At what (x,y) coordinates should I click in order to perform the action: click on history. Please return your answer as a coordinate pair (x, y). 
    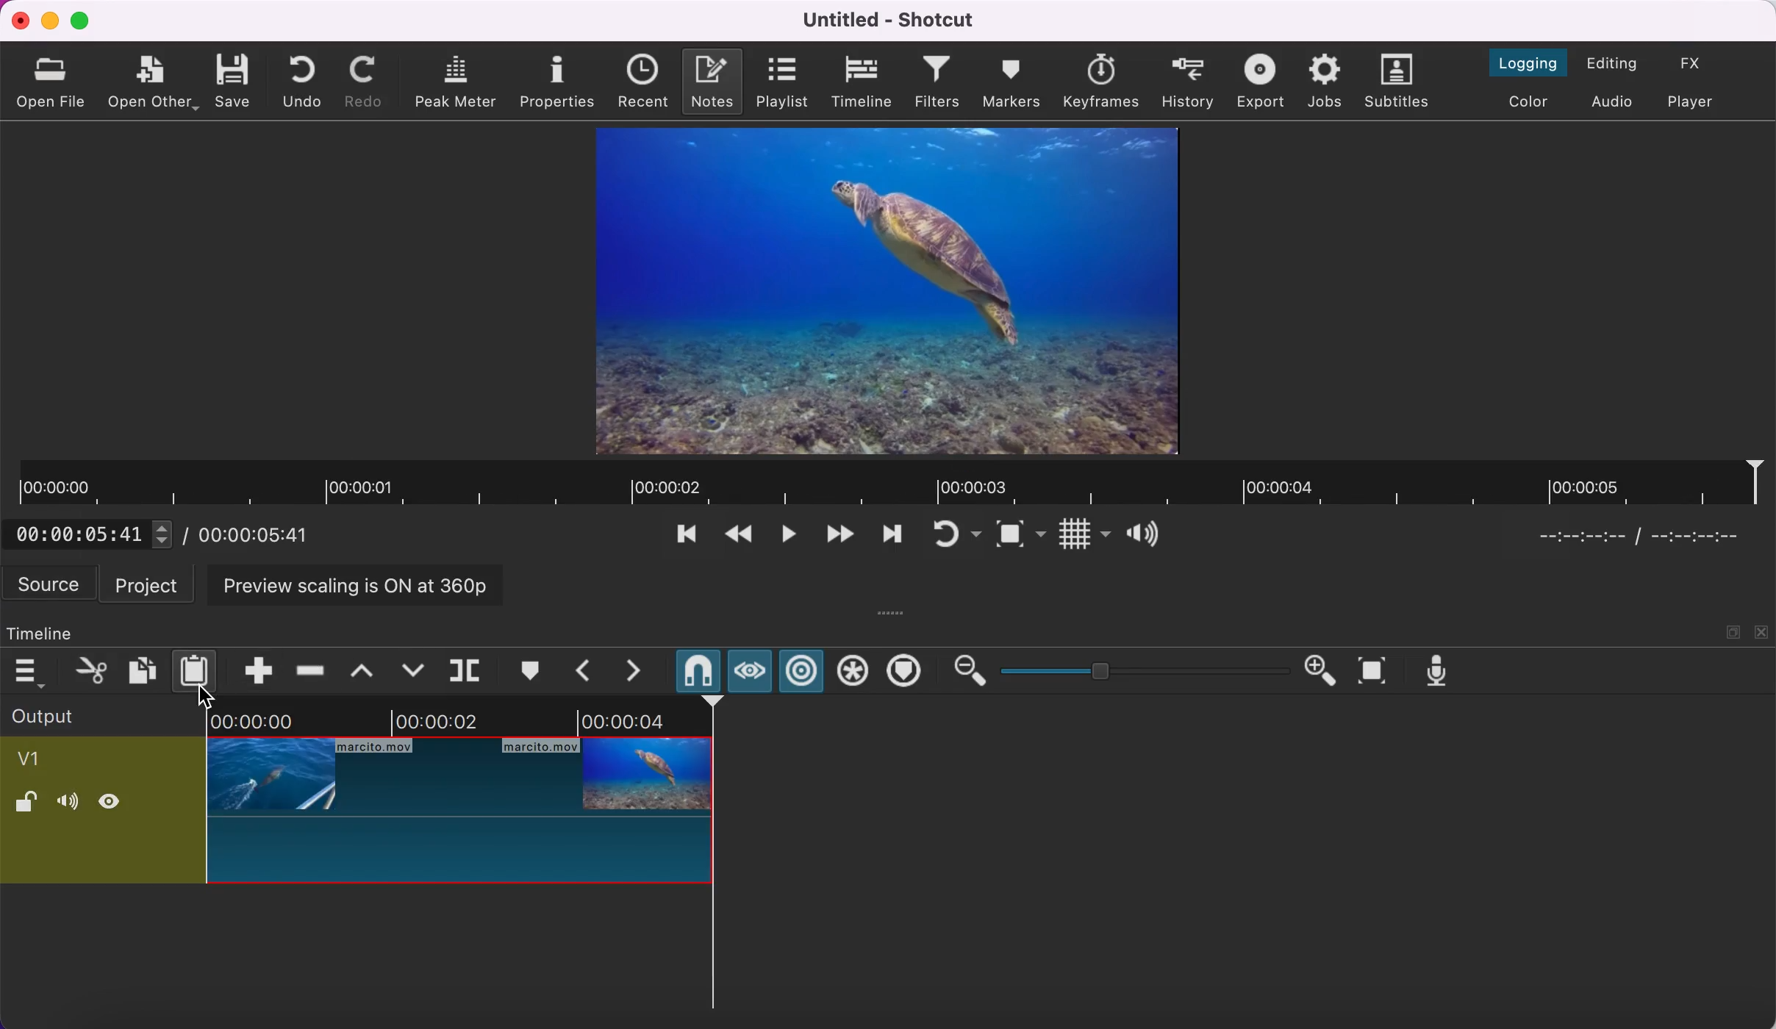
    Looking at the image, I should click on (1188, 79).